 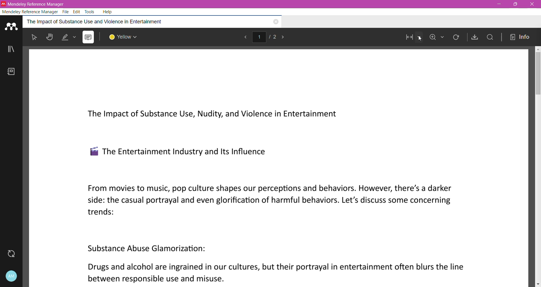 I want to click on Go to previous page, so click(x=247, y=37).